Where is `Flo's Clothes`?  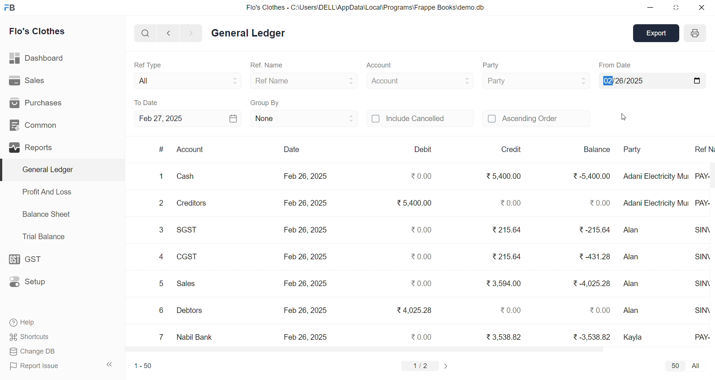 Flo's Clothes is located at coordinates (38, 31).